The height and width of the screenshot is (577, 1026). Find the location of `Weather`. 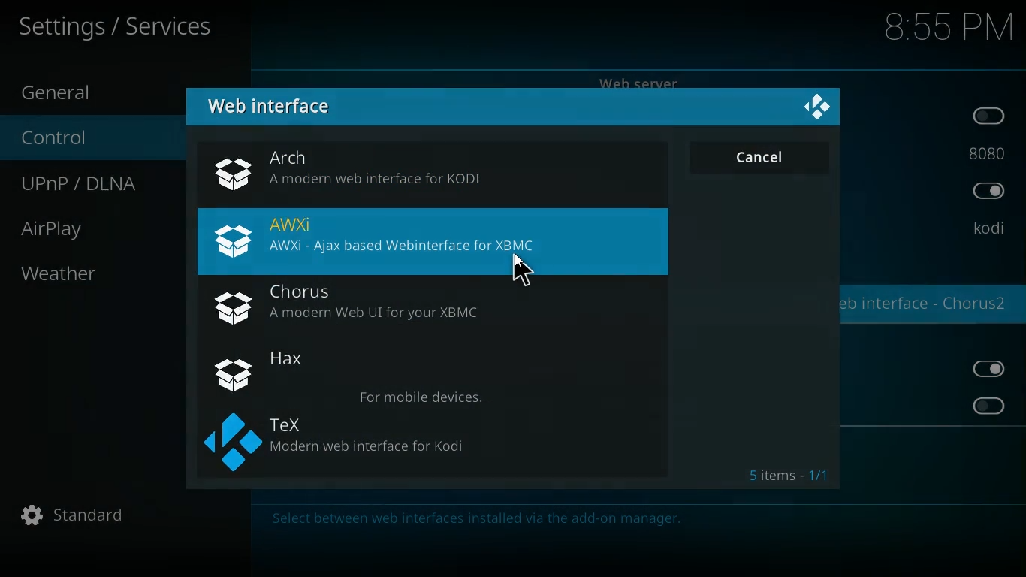

Weather is located at coordinates (62, 273).